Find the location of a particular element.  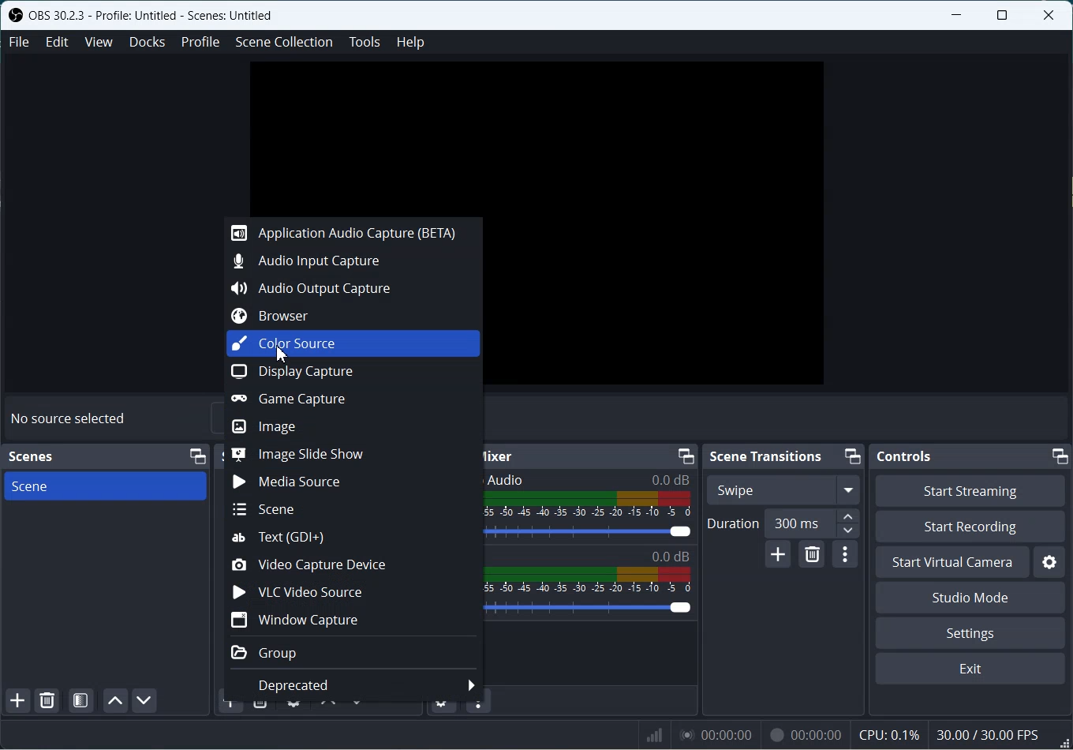

Add configurable transition is located at coordinates (780, 556).